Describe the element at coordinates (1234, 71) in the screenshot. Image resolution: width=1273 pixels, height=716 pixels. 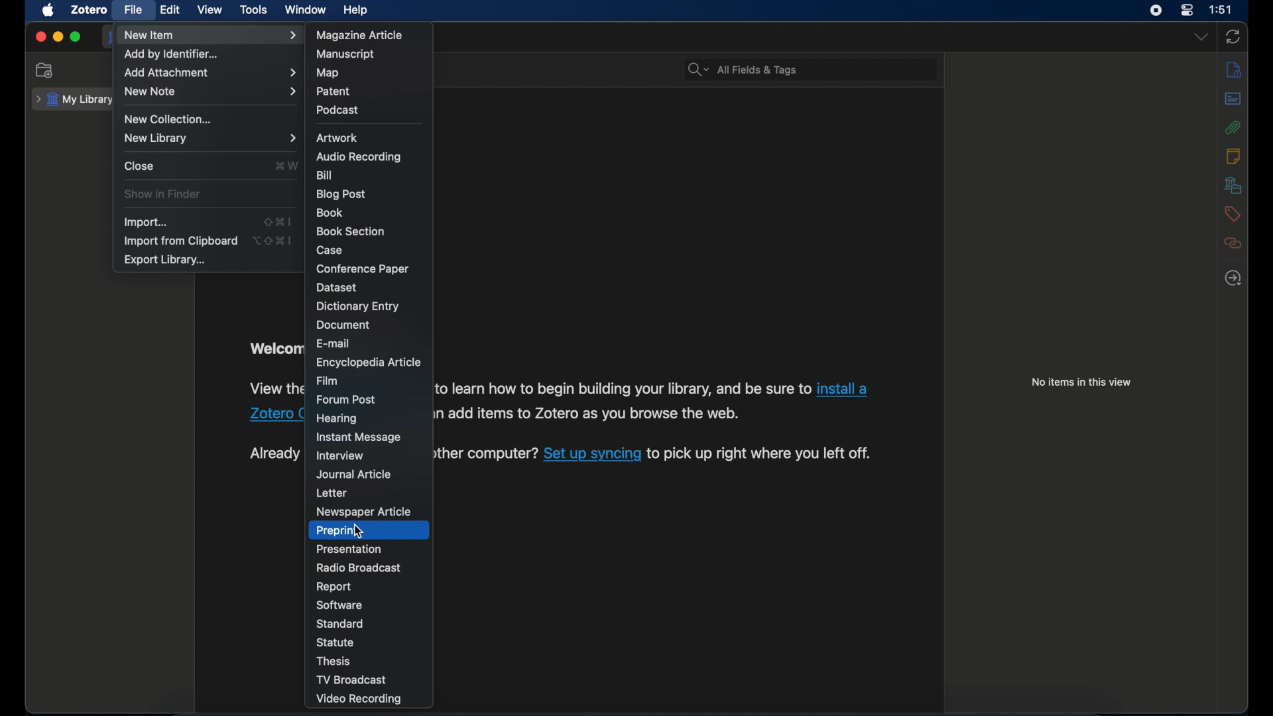
I see `info` at that location.